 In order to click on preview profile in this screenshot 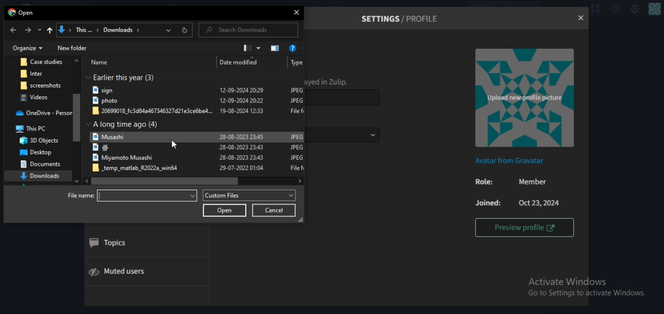, I will do `click(524, 227)`.